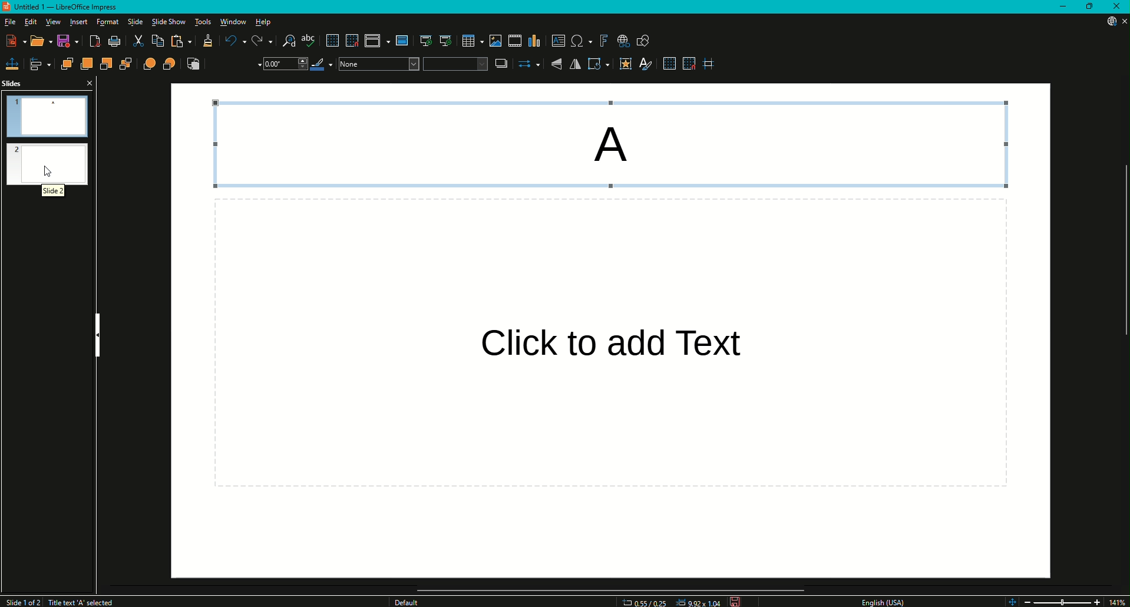 This screenshot has height=607, width=1130. Describe the element at coordinates (609, 588) in the screenshot. I see `Scroll` at that location.